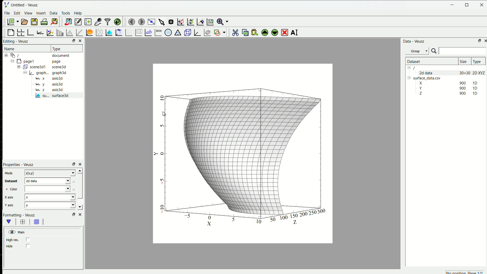 The width and height of the screenshot is (487, 274). What do you see at coordinates (7, 5) in the screenshot?
I see `logo` at bounding box center [7, 5].